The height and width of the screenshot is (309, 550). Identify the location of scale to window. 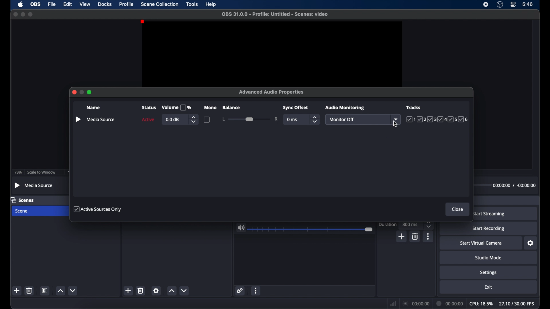
(41, 172).